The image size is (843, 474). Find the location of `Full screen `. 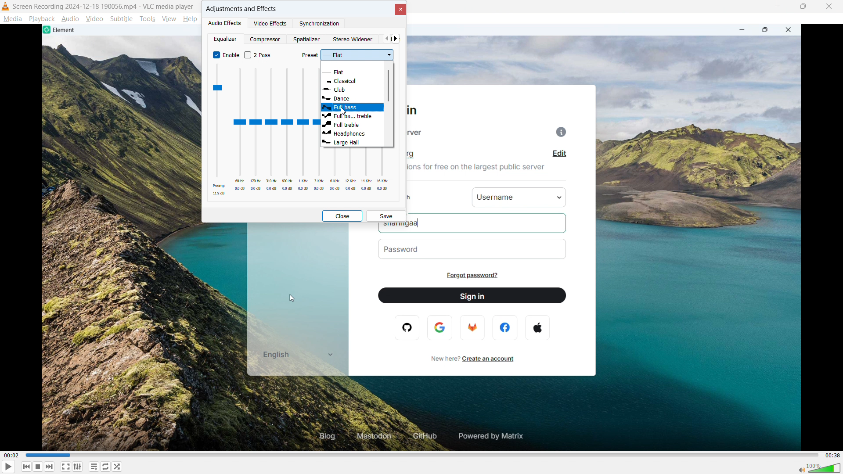

Full screen  is located at coordinates (69, 467).